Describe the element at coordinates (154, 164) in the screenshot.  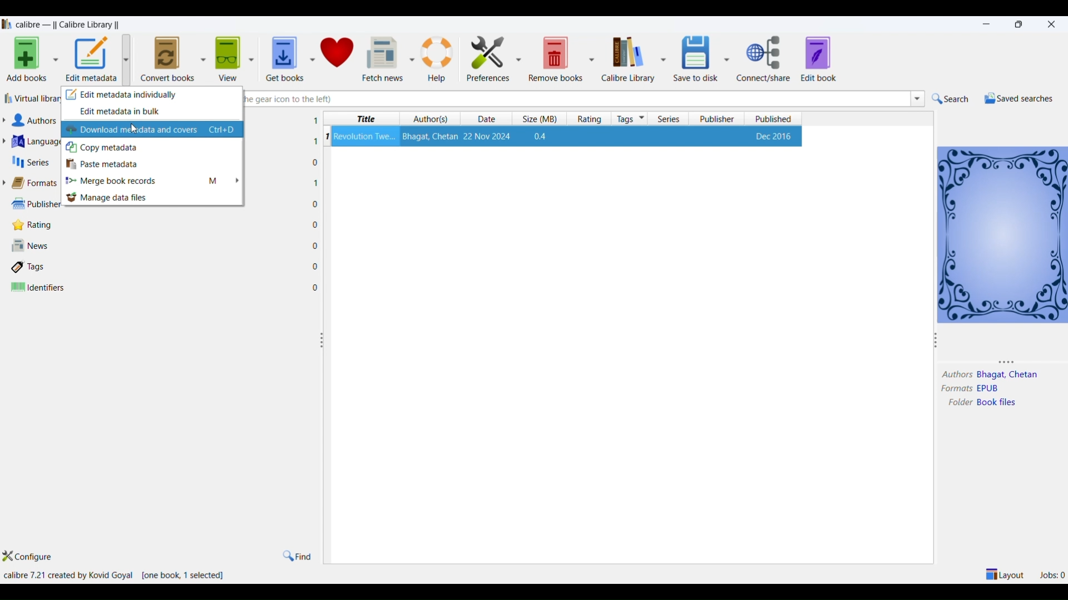
I see `paste metadata` at that location.